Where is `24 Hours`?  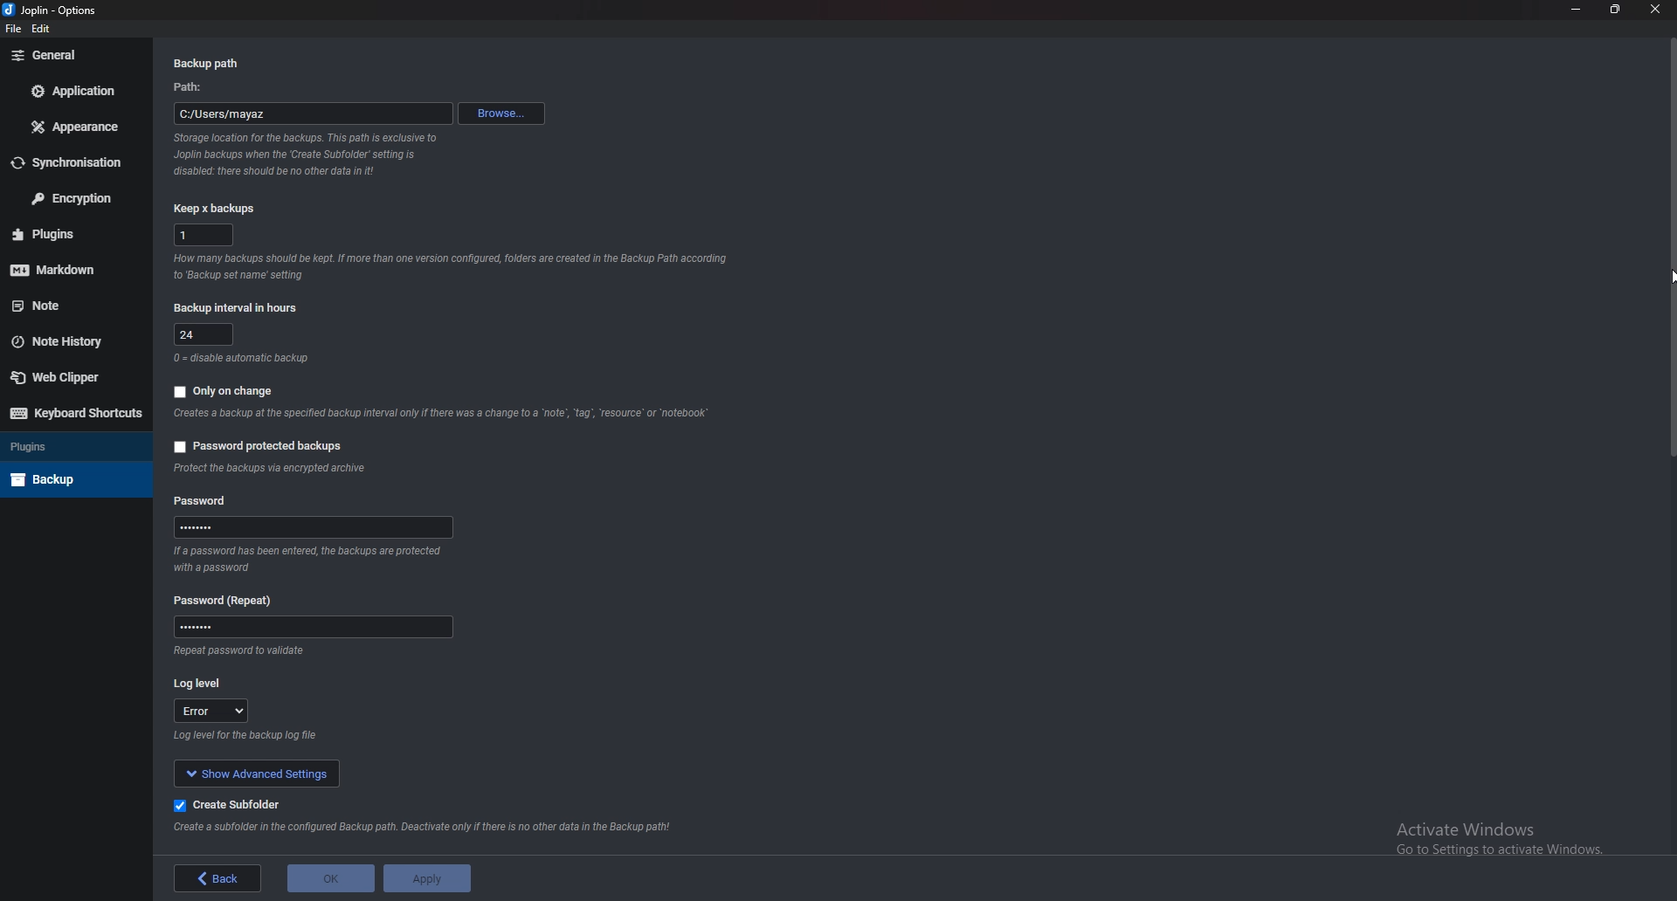
24 Hours is located at coordinates (205, 334).